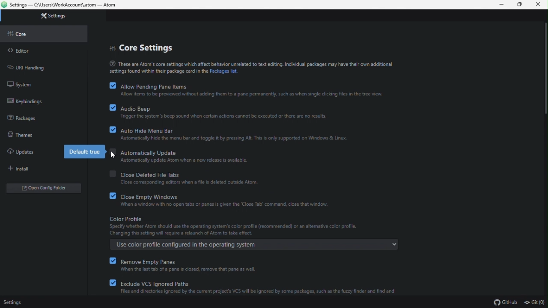 The width and height of the screenshot is (548, 308). Describe the element at coordinates (22, 118) in the screenshot. I see `packages` at that location.